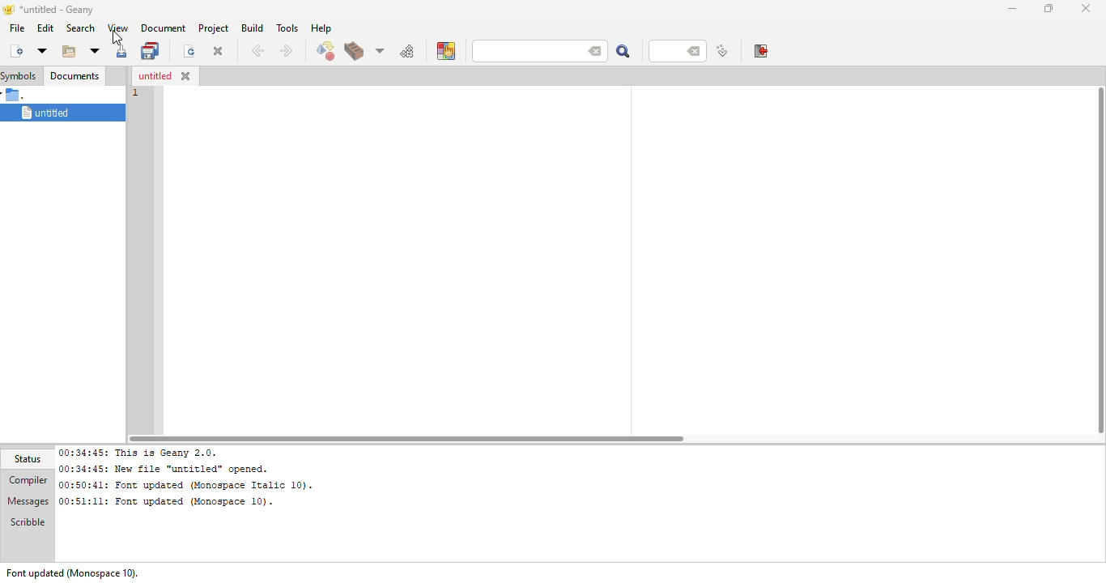  What do you see at coordinates (1087, 8) in the screenshot?
I see `close` at bounding box center [1087, 8].